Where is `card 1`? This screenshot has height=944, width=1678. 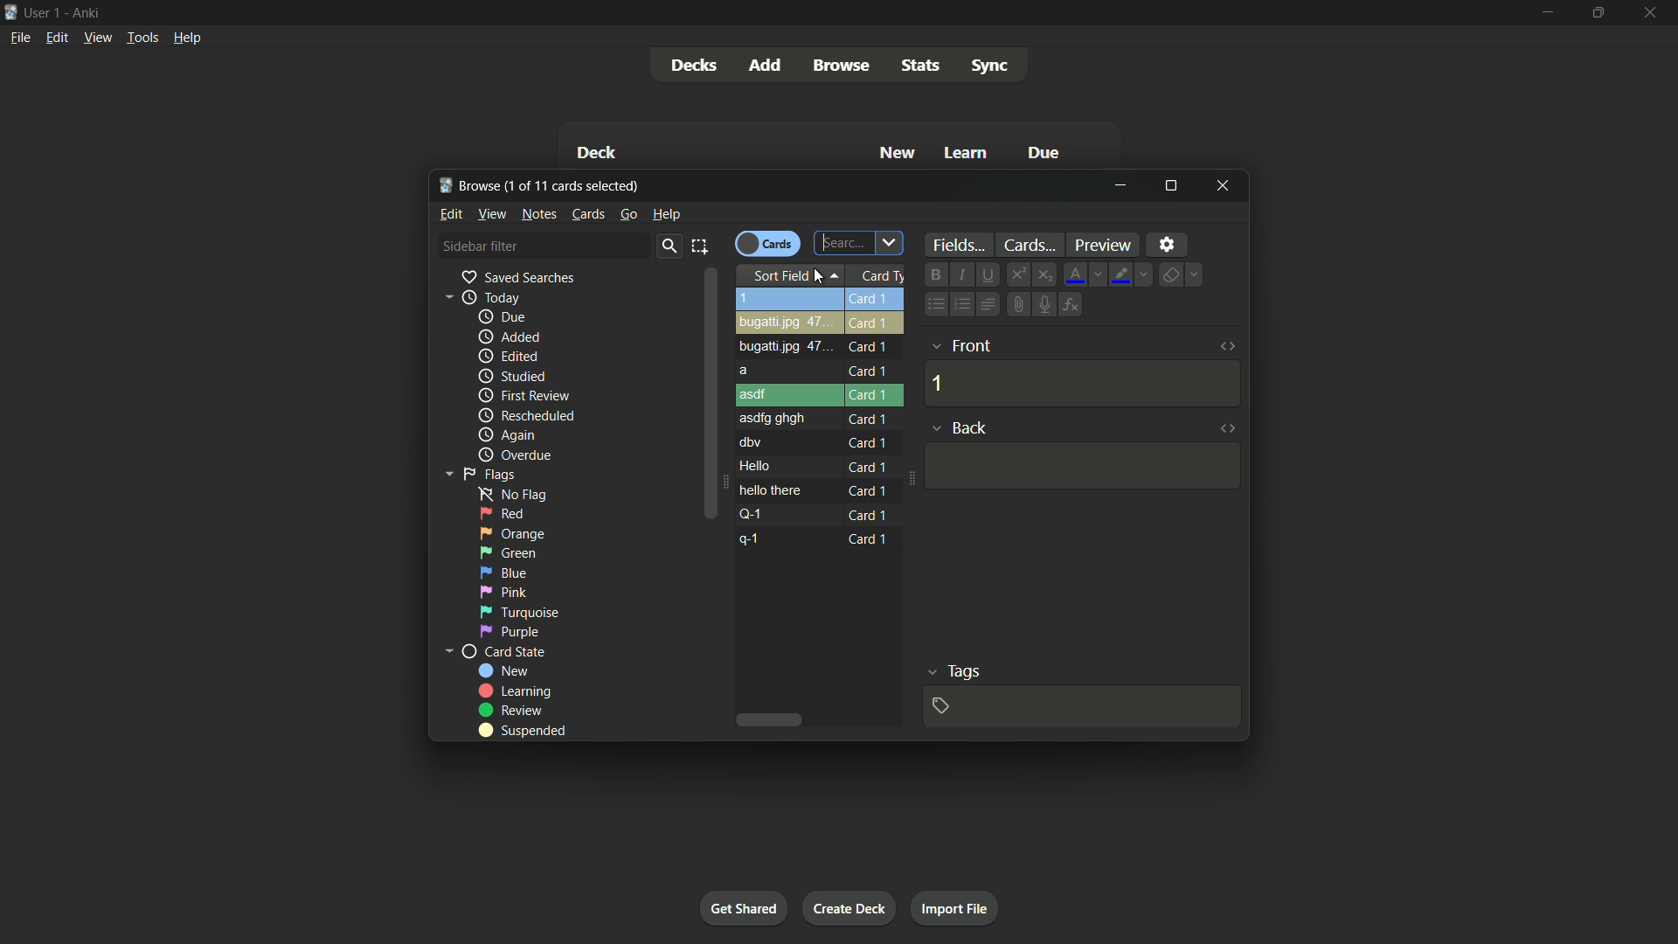
card 1 is located at coordinates (864, 467).